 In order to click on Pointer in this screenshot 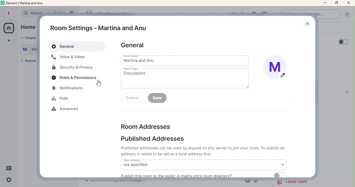, I will do `click(99, 84)`.